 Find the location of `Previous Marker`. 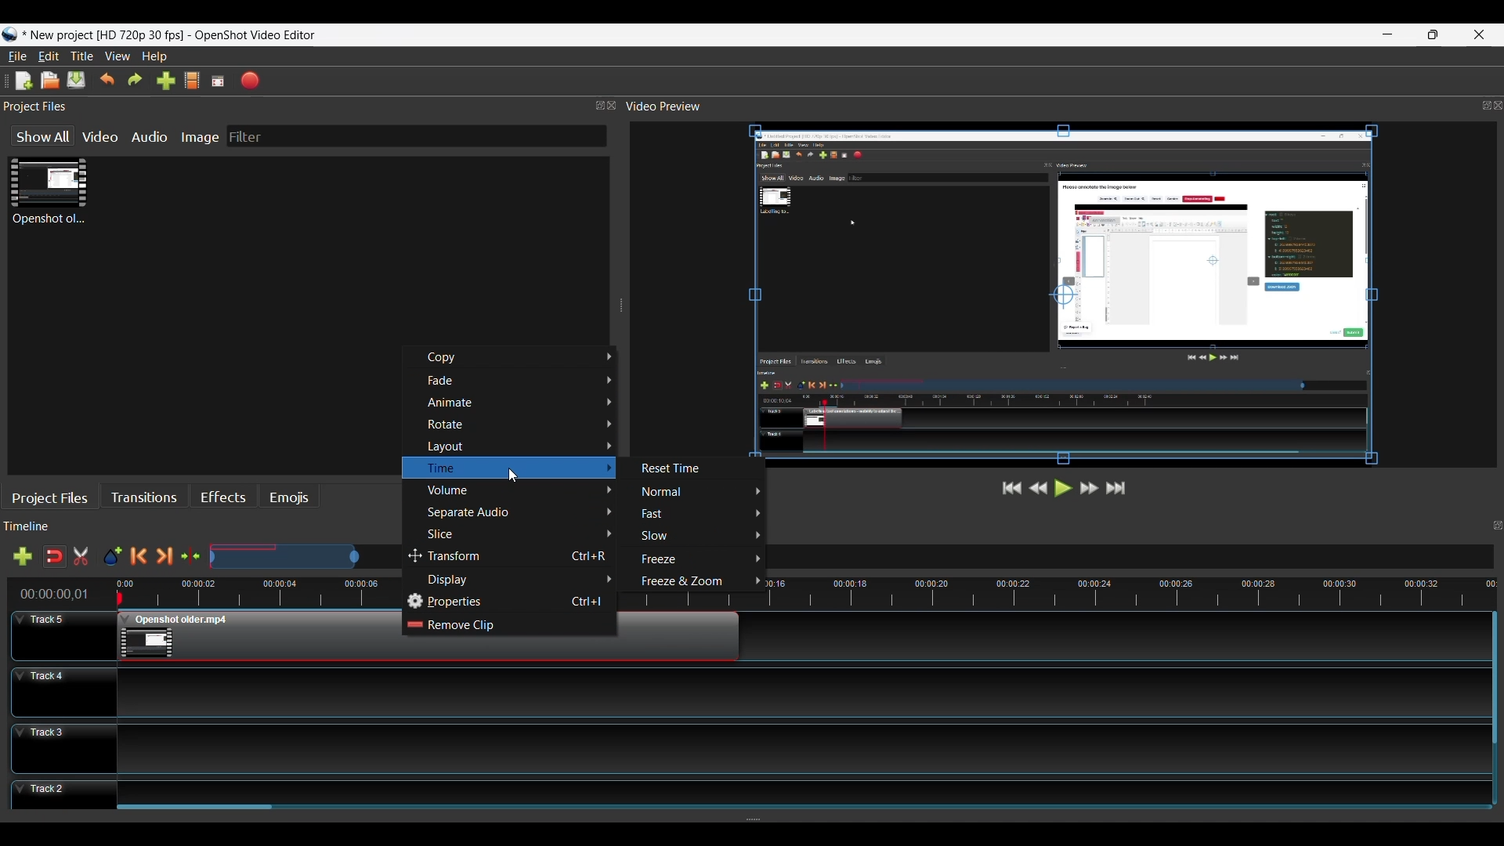

Previous Marker is located at coordinates (139, 557).